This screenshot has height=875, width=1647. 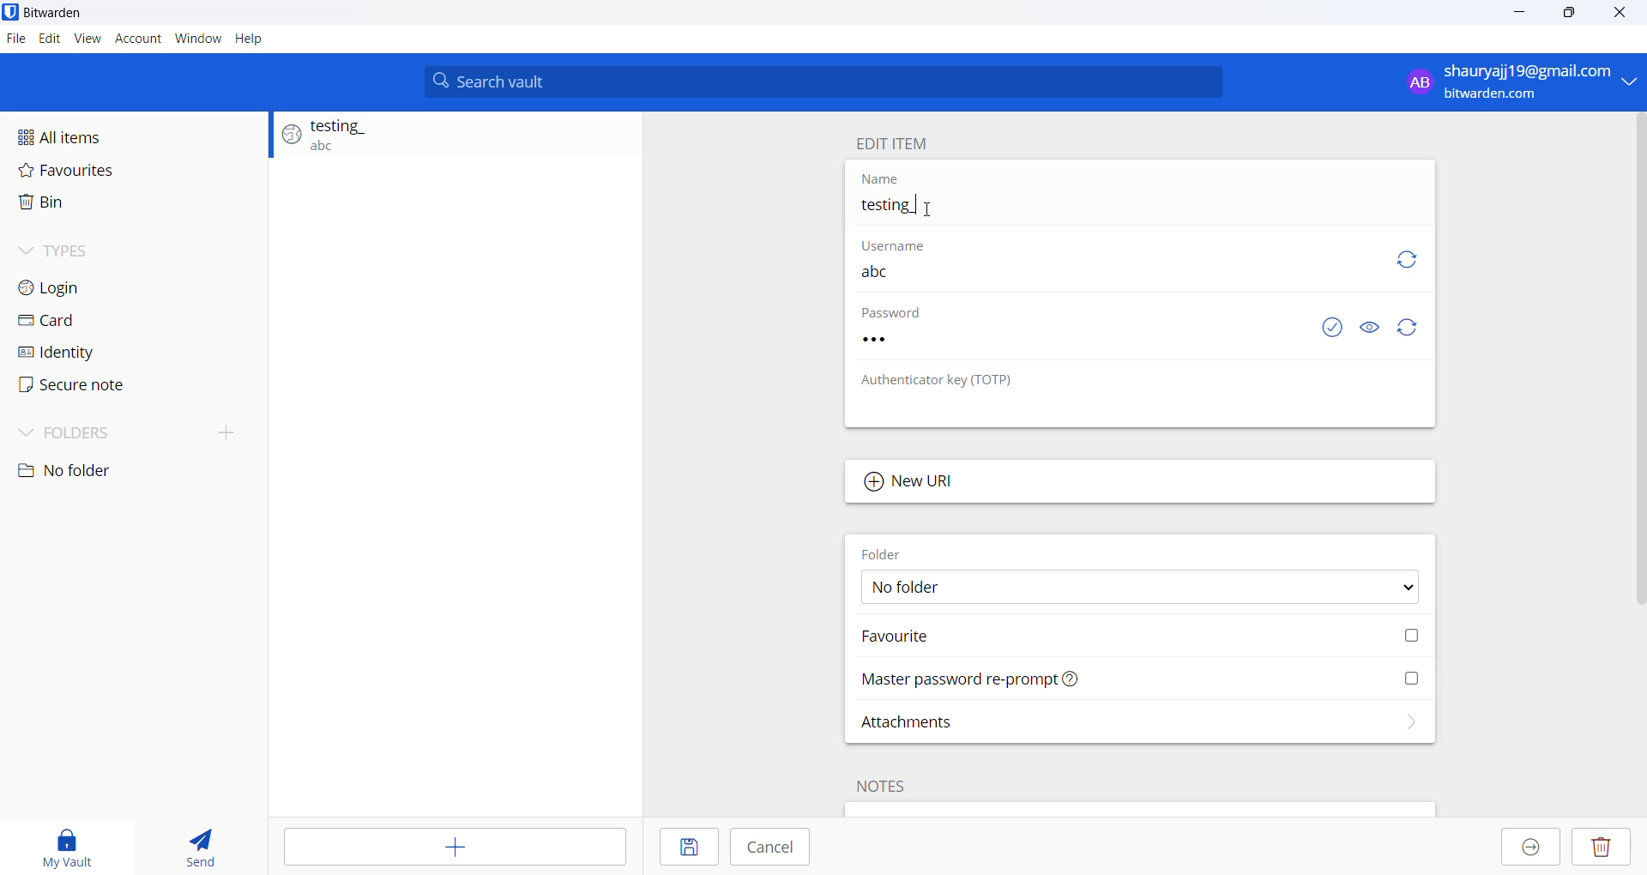 What do you see at coordinates (49, 39) in the screenshot?
I see `Edit` at bounding box center [49, 39].